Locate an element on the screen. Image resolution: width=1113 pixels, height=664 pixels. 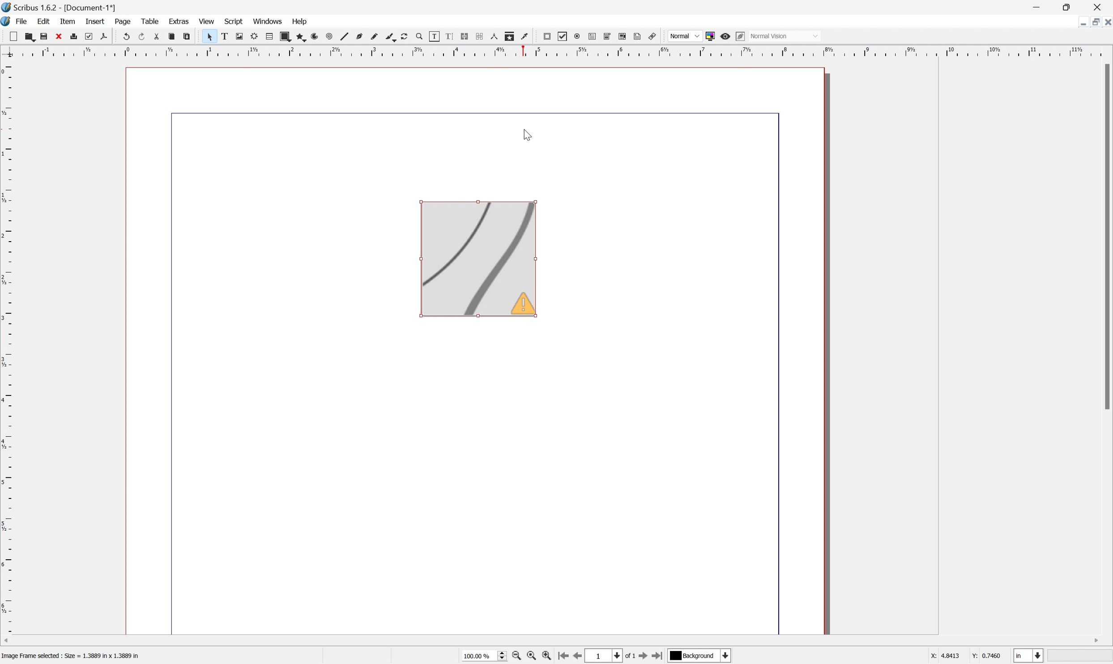
PDF combo box is located at coordinates (610, 36).